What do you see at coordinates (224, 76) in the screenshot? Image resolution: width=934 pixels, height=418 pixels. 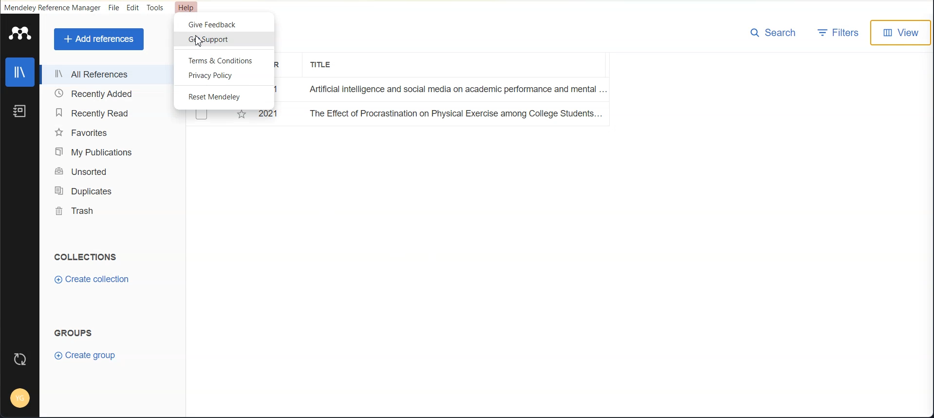 I see `Privacy Policy` at bounding box center [224, 76].